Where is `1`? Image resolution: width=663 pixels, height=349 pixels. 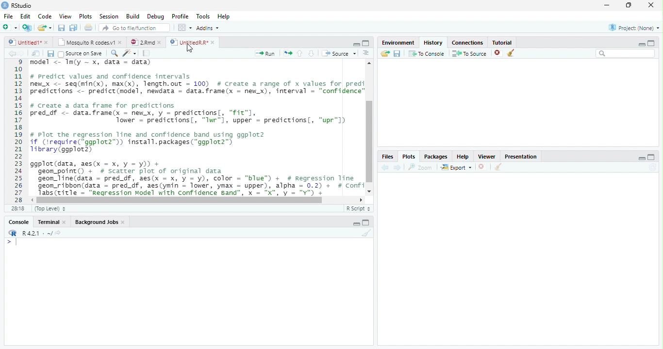
1 is located at coordinates (17, 62).